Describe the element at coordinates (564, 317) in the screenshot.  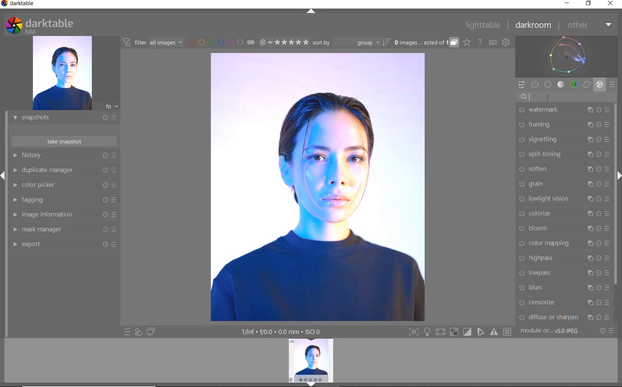
I see `DIFFUSE OR SHARPEN` at that location.